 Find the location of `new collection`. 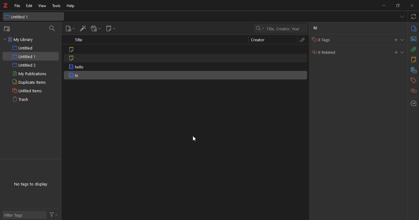

new collection is located at coordinates (8, 29).